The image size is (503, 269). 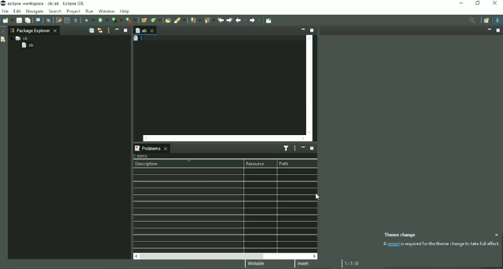 I want to click on Insert, so click(x=307, y=264).